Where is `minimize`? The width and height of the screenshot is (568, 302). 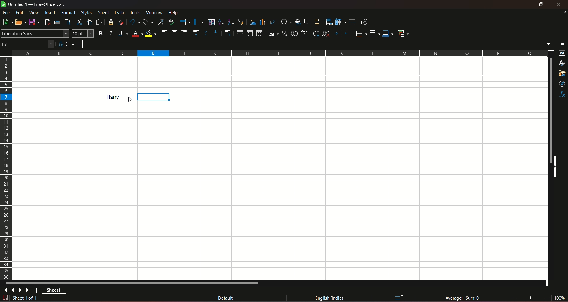 minimize is located at coordinates (525, 4).